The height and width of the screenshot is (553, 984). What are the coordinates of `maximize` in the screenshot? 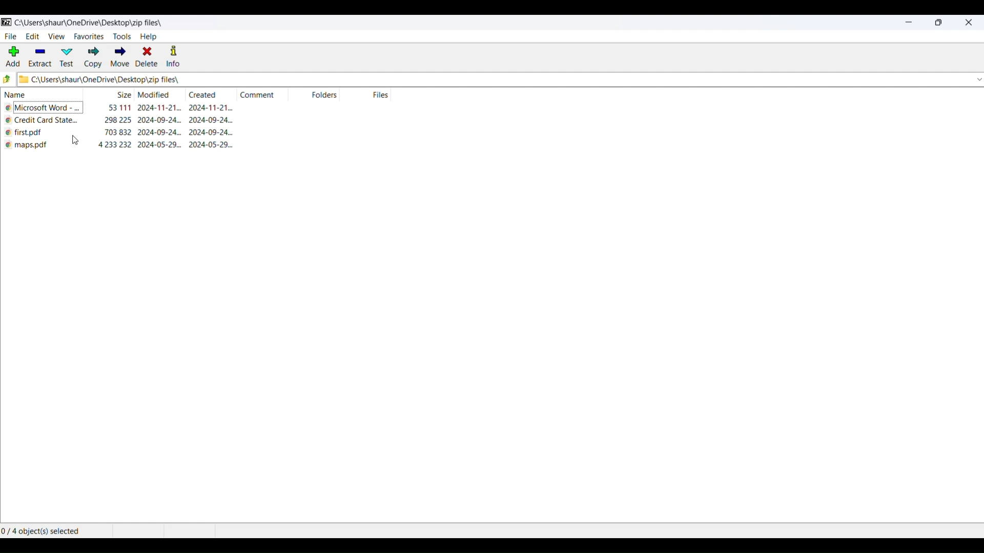 It's located at (940, 23).